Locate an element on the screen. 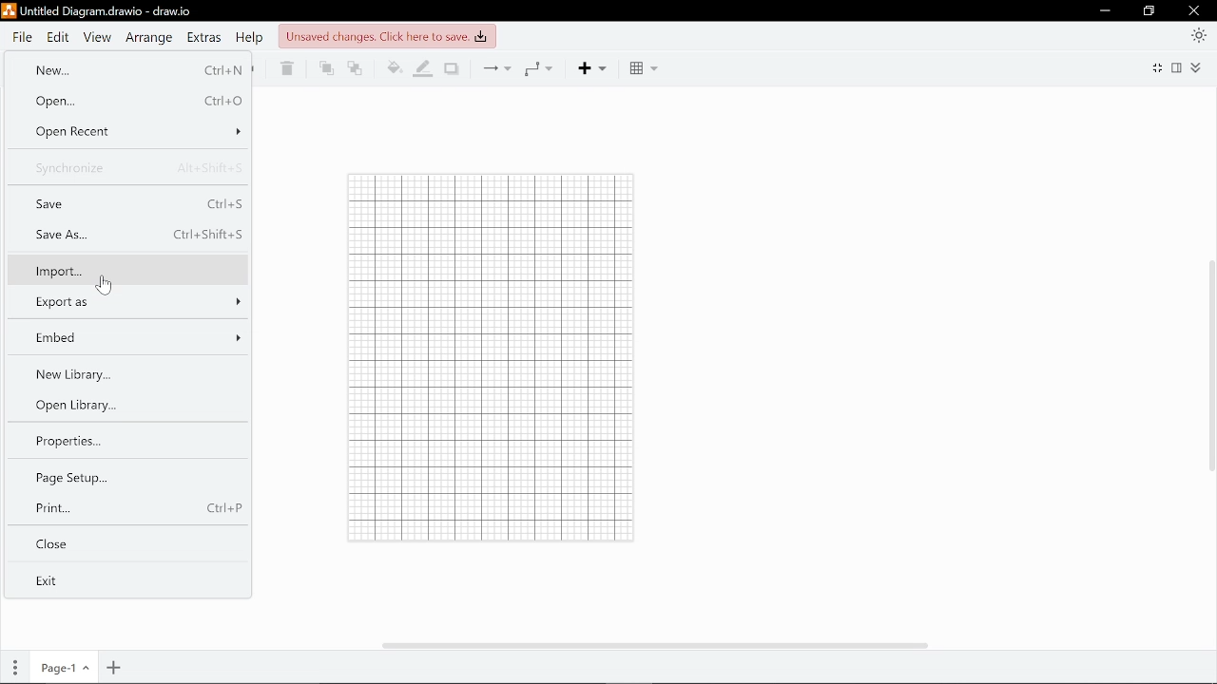  Vertical scrollbar is located at coordinates (1209, 366).